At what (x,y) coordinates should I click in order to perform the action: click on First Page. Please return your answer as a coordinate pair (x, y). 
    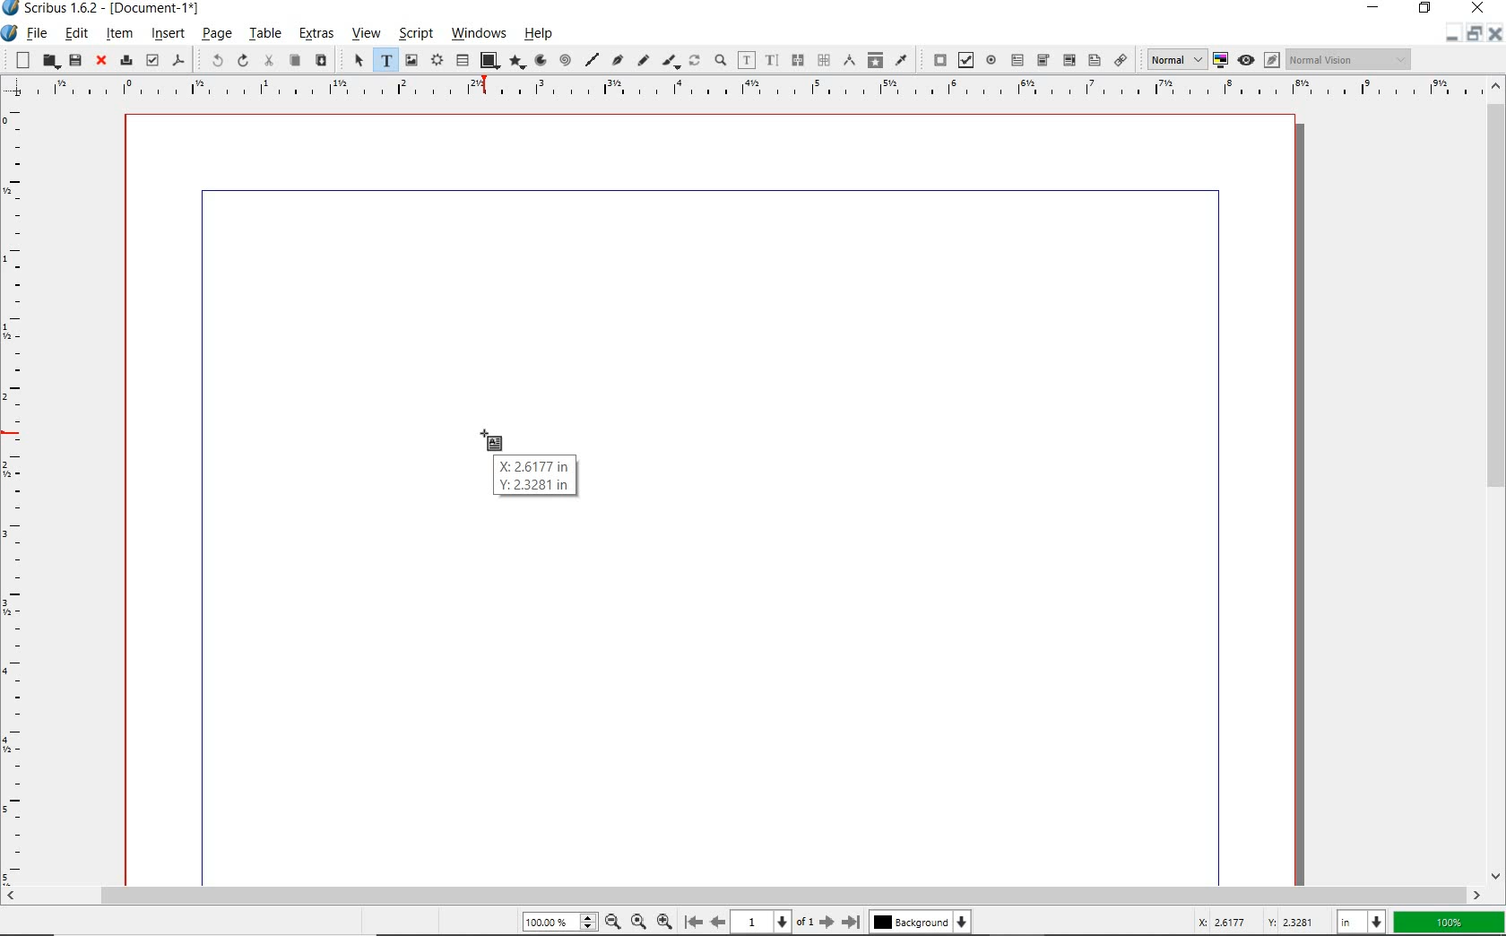
    Looking at the image, I should click on (694, 923).